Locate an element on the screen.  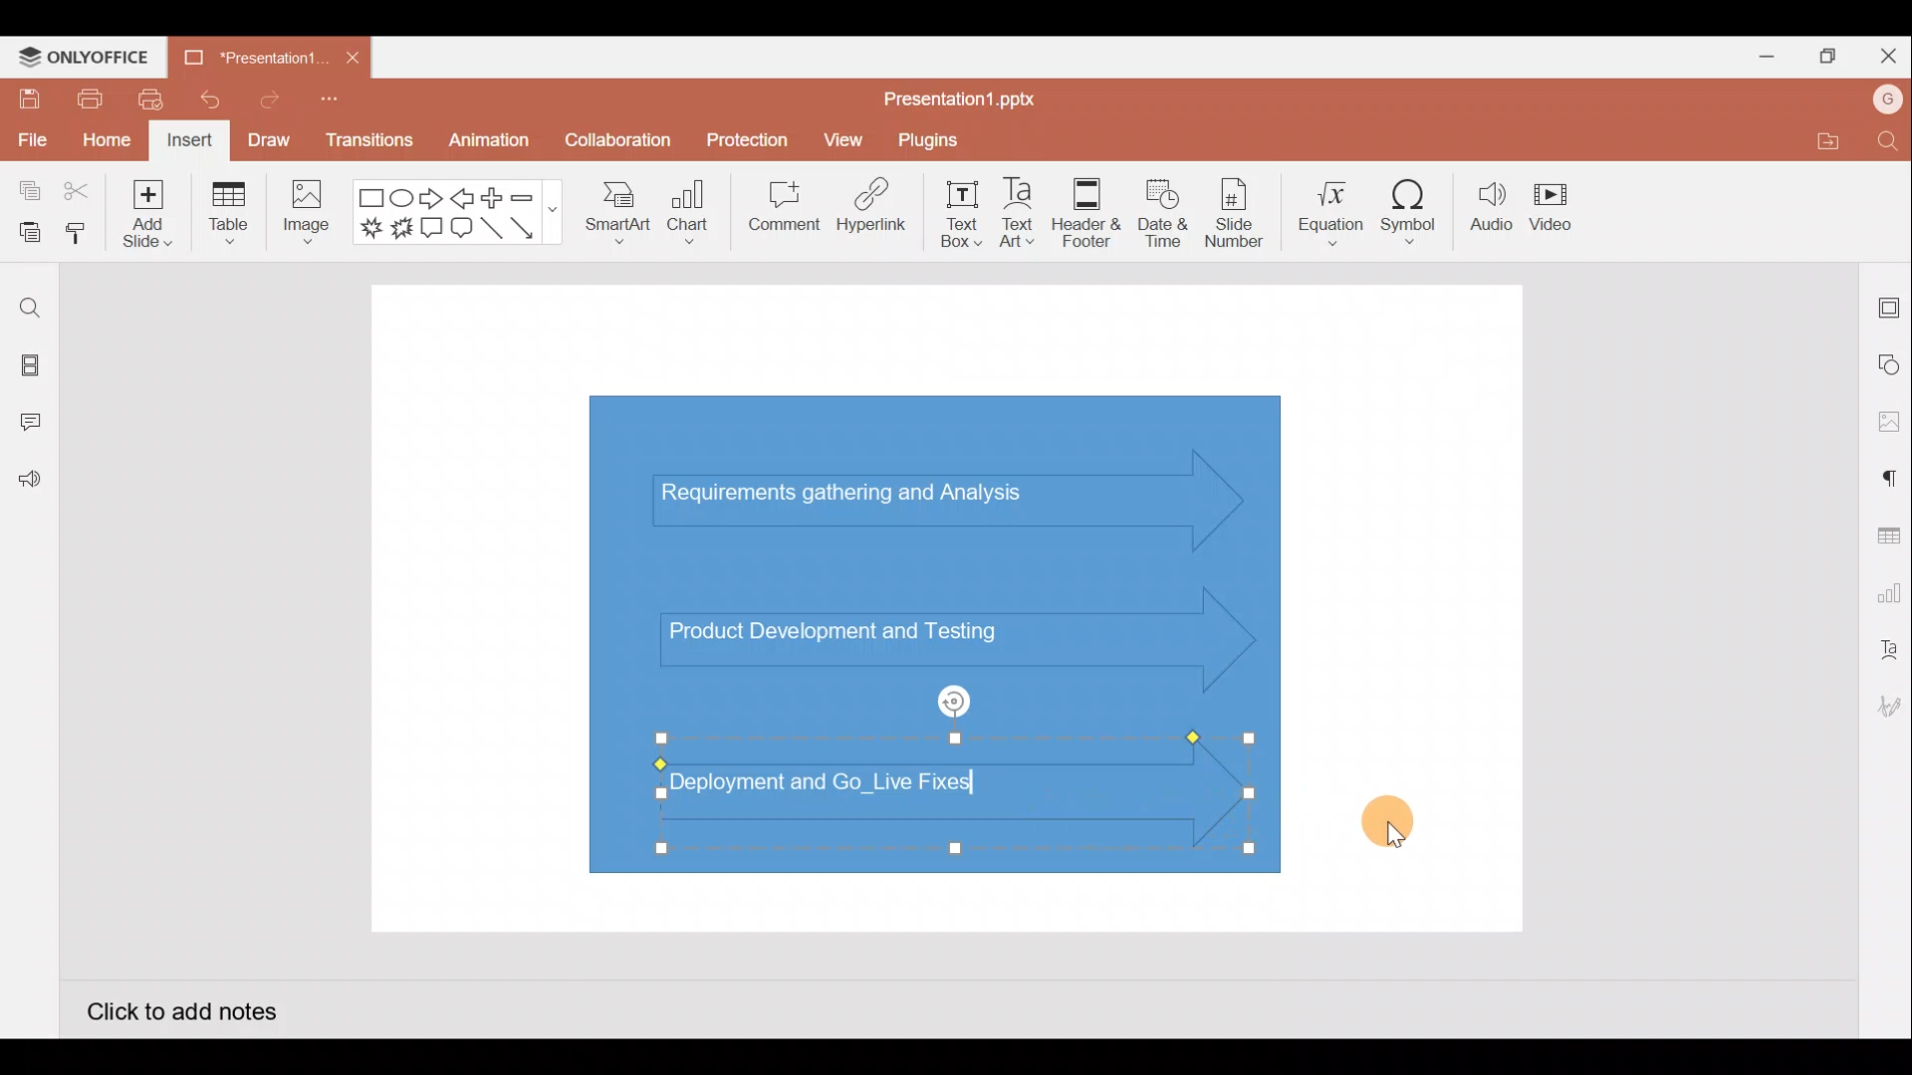
Text Art settings is located at coordinates (1887, 650).